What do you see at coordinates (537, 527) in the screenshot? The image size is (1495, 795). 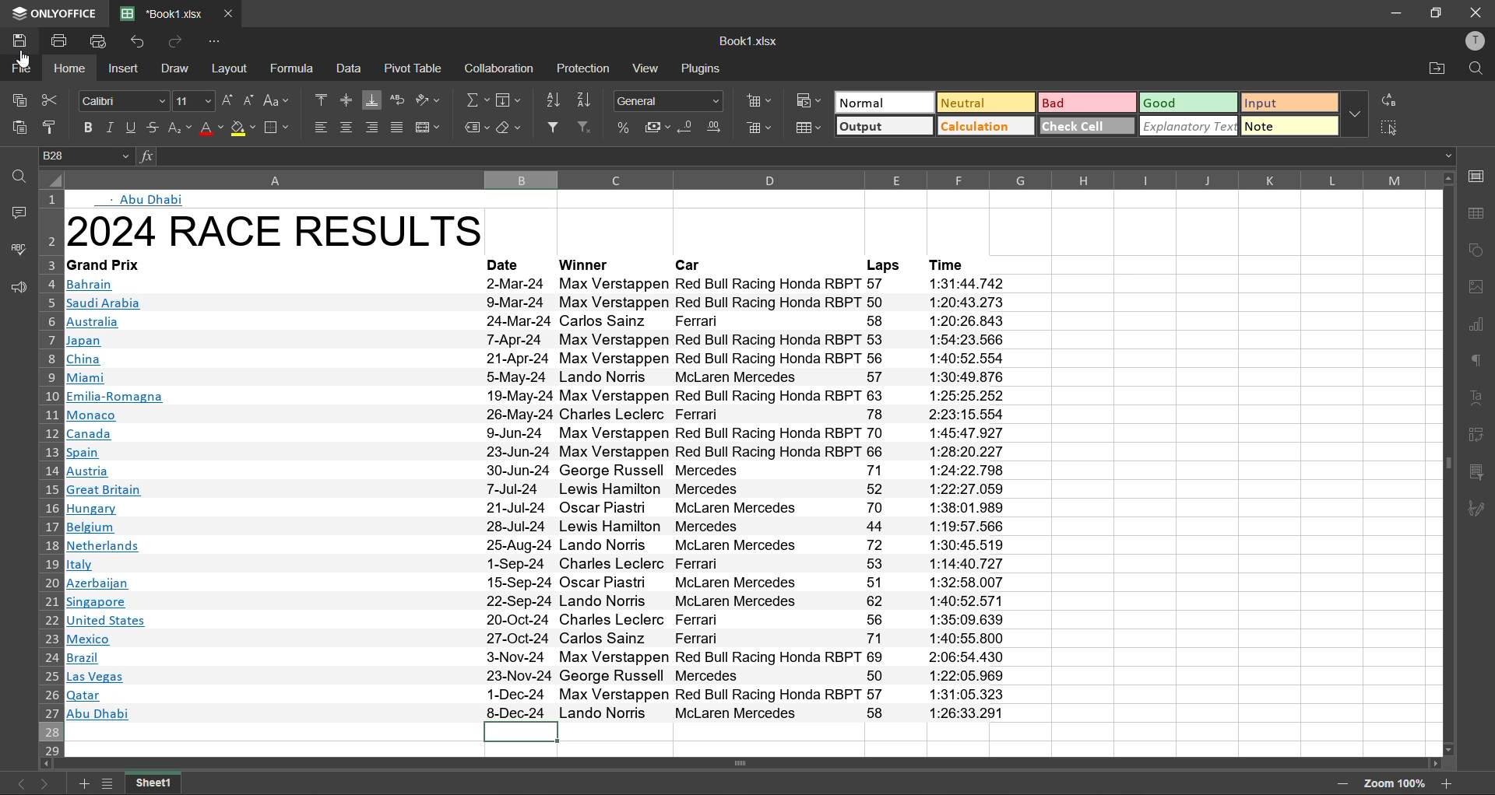 I see `ill Belgium 28-Jul-24 Lewis Hamilton Mercedes 44 1:19:57.566` at bounding box center [537, 527].